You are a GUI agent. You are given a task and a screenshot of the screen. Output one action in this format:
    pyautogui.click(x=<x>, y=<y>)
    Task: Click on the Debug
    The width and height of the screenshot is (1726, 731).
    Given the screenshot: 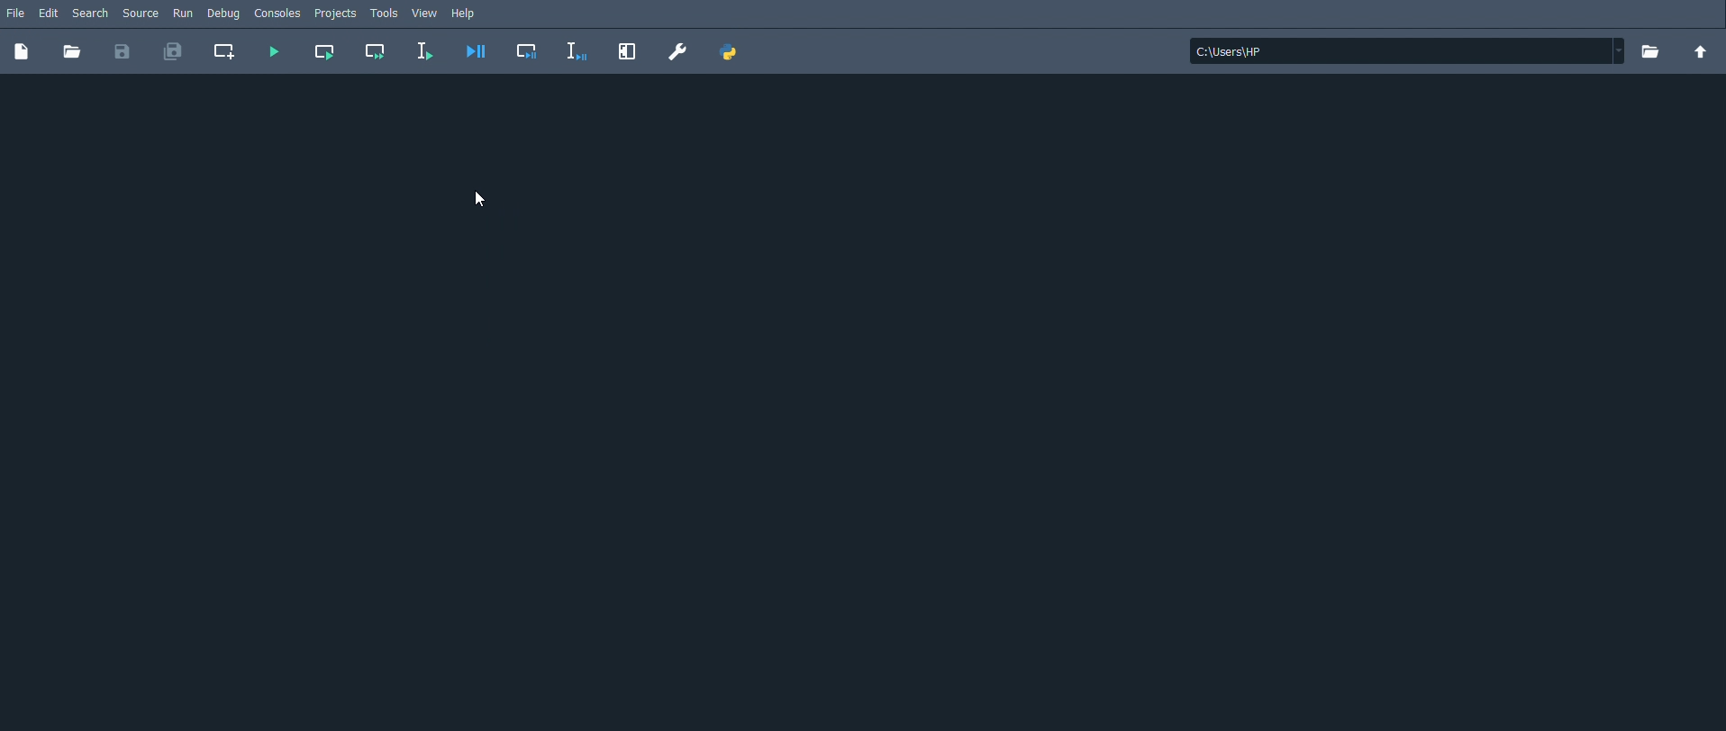 What is the action you would take?
    pyautogui.click(x=224, y=15)
    